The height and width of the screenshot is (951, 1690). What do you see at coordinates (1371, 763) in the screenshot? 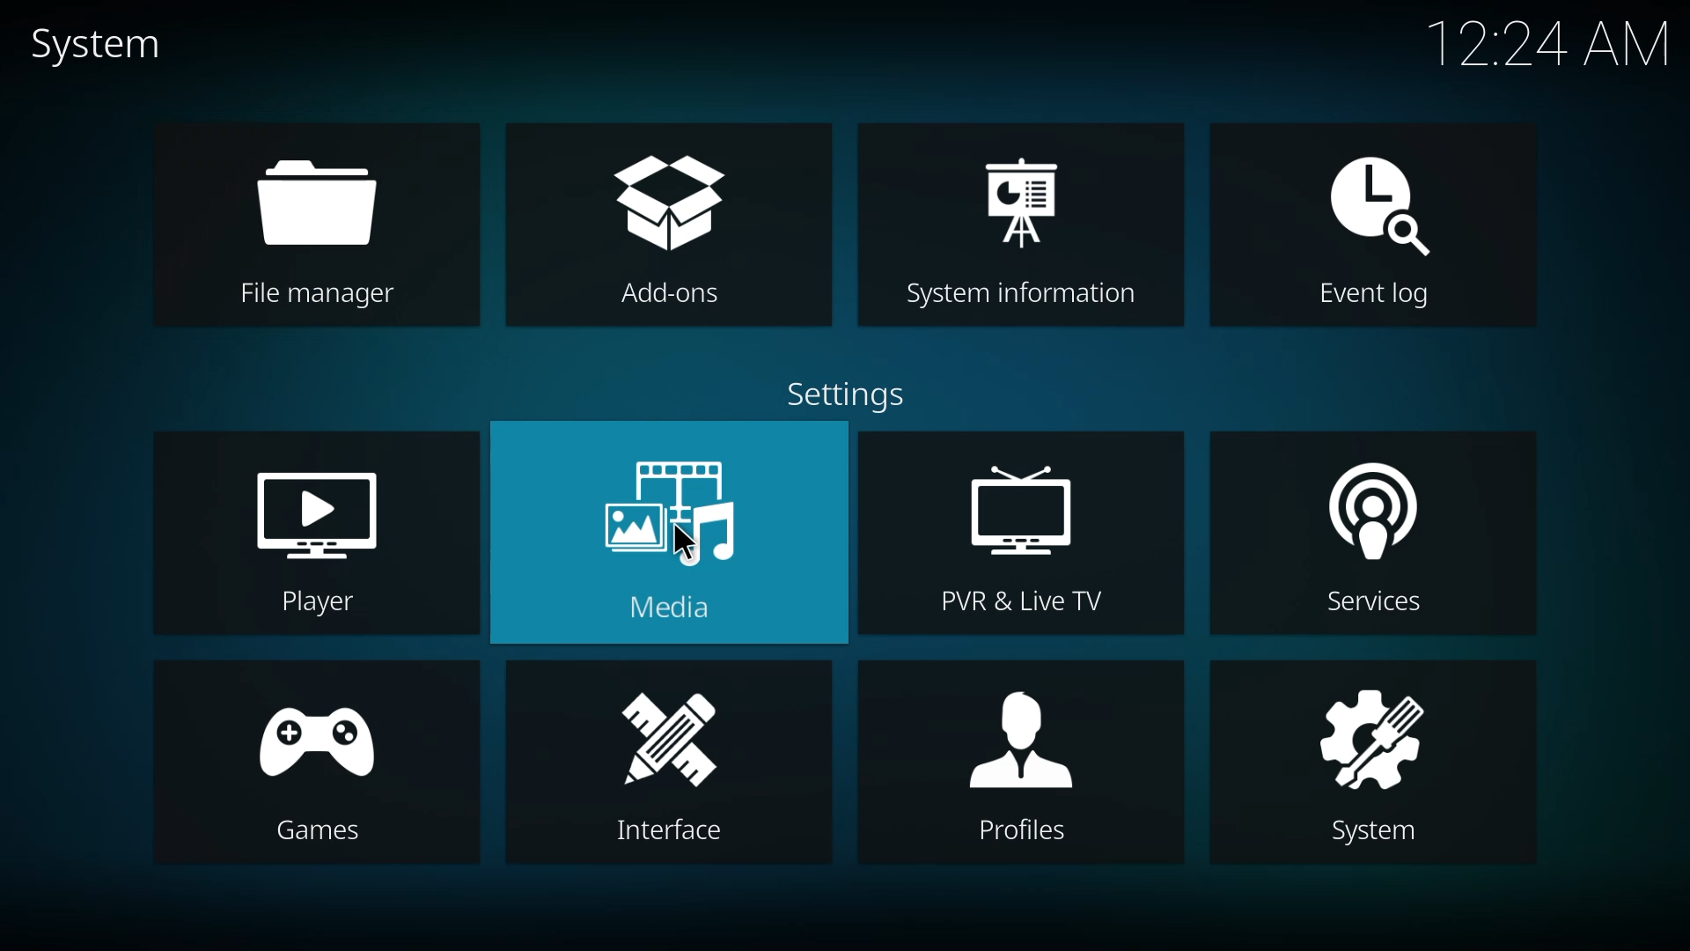
I see `system` at bounding box center [1371, 763].